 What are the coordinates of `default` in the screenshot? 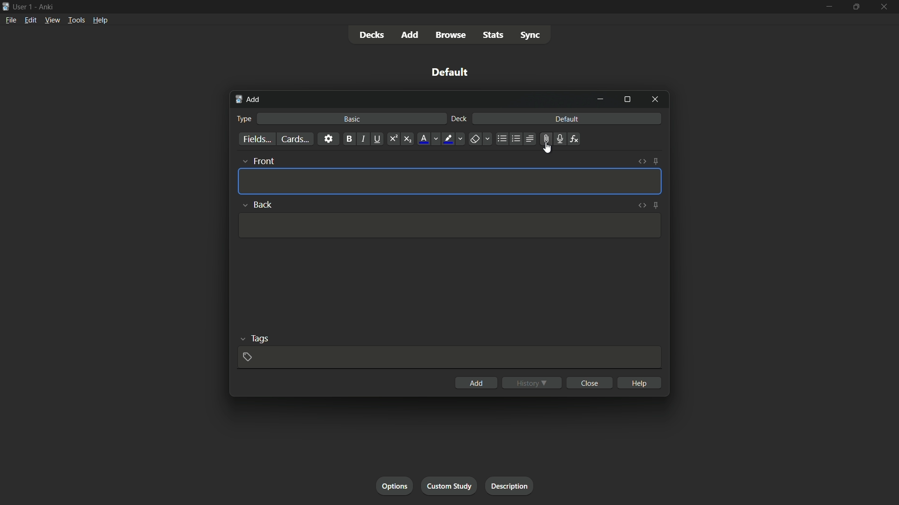 It's located at (567, 119).